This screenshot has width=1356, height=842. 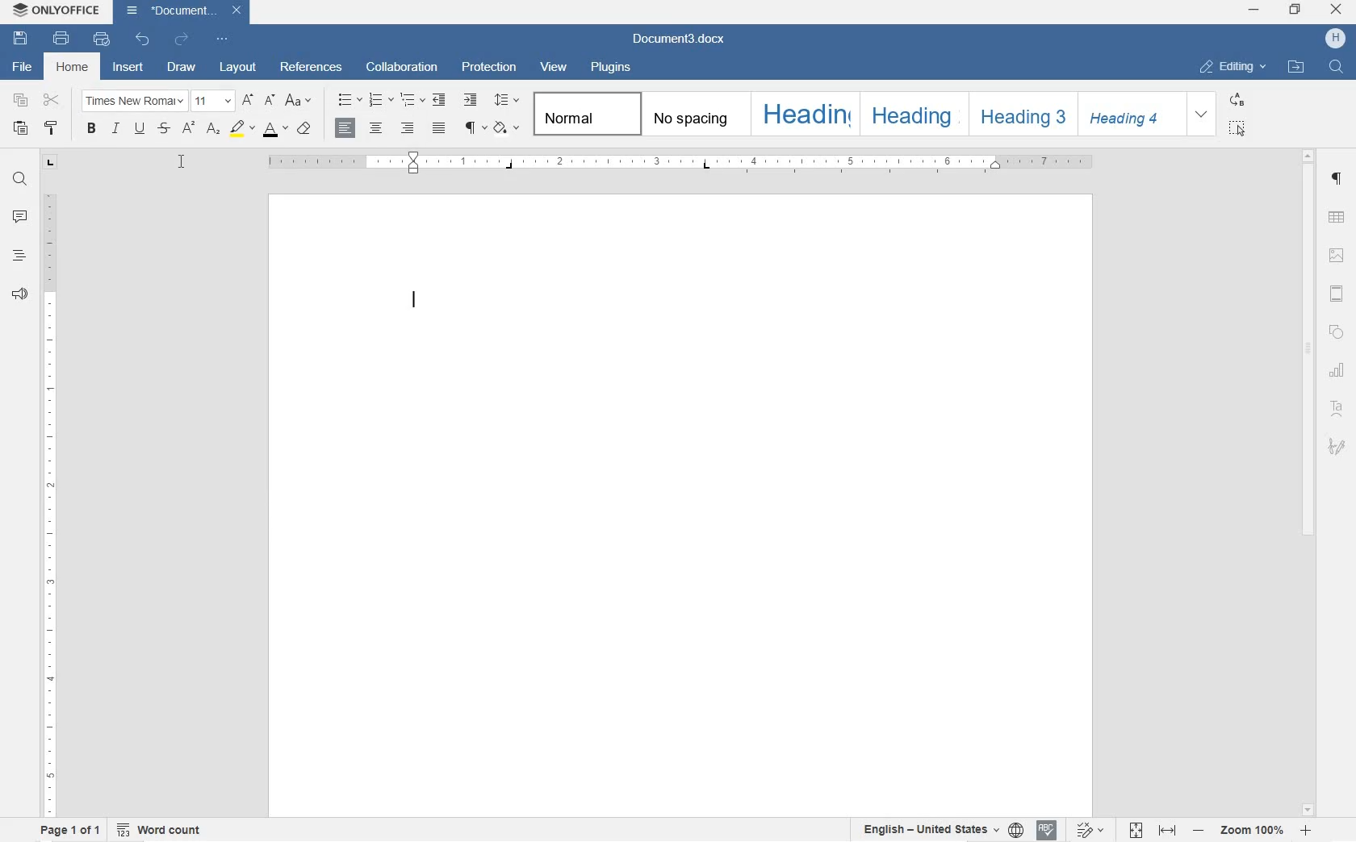 What do you see at coordinates (1338, 371) in the screenshot?
I see `CHART` at bounding box center [1338, 371].